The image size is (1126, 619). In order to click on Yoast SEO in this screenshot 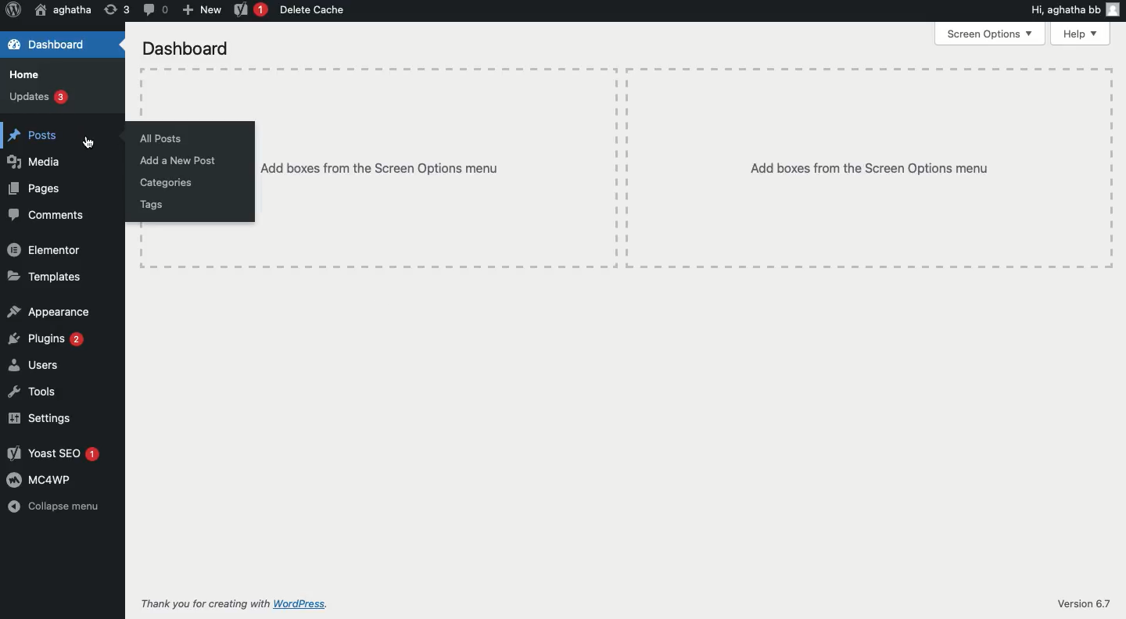, I will do `click(54, 454)`.